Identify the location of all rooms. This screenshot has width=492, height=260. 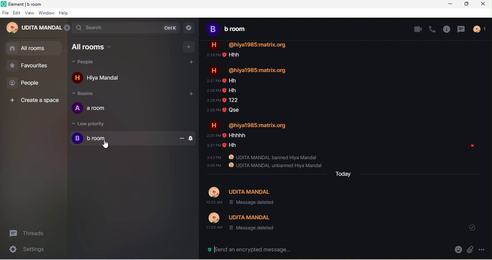
(96, 47).